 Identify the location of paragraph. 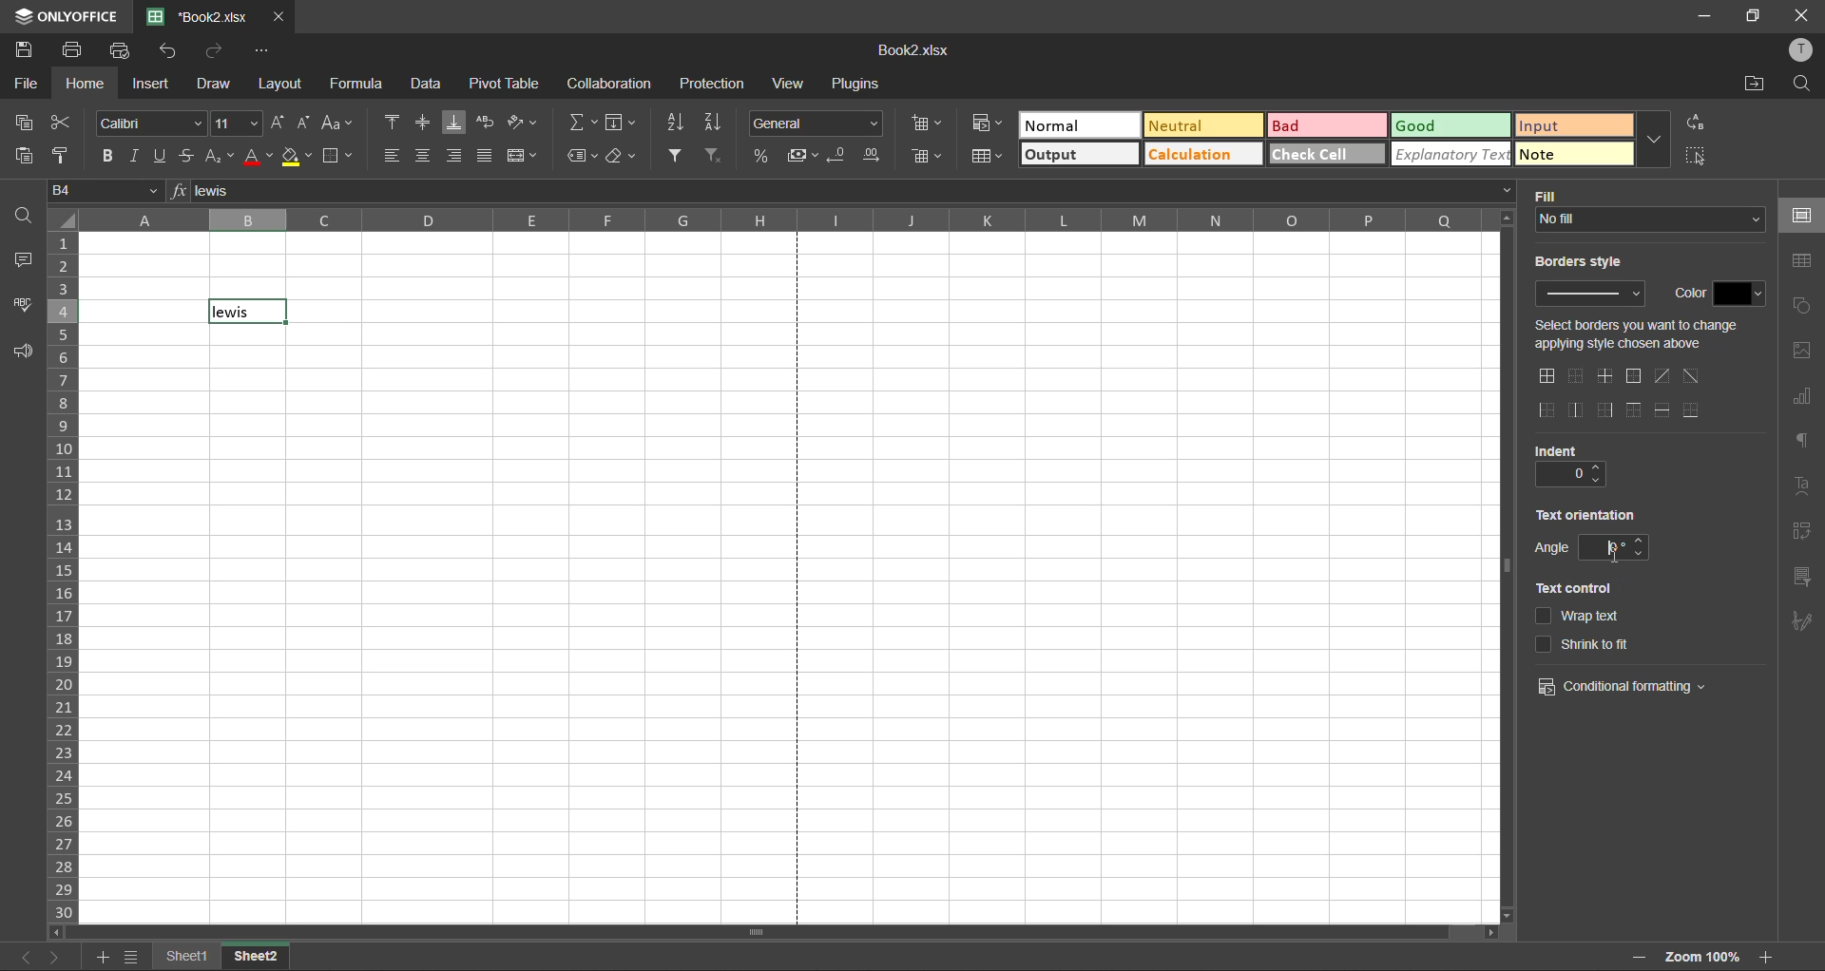
(1798, 441).